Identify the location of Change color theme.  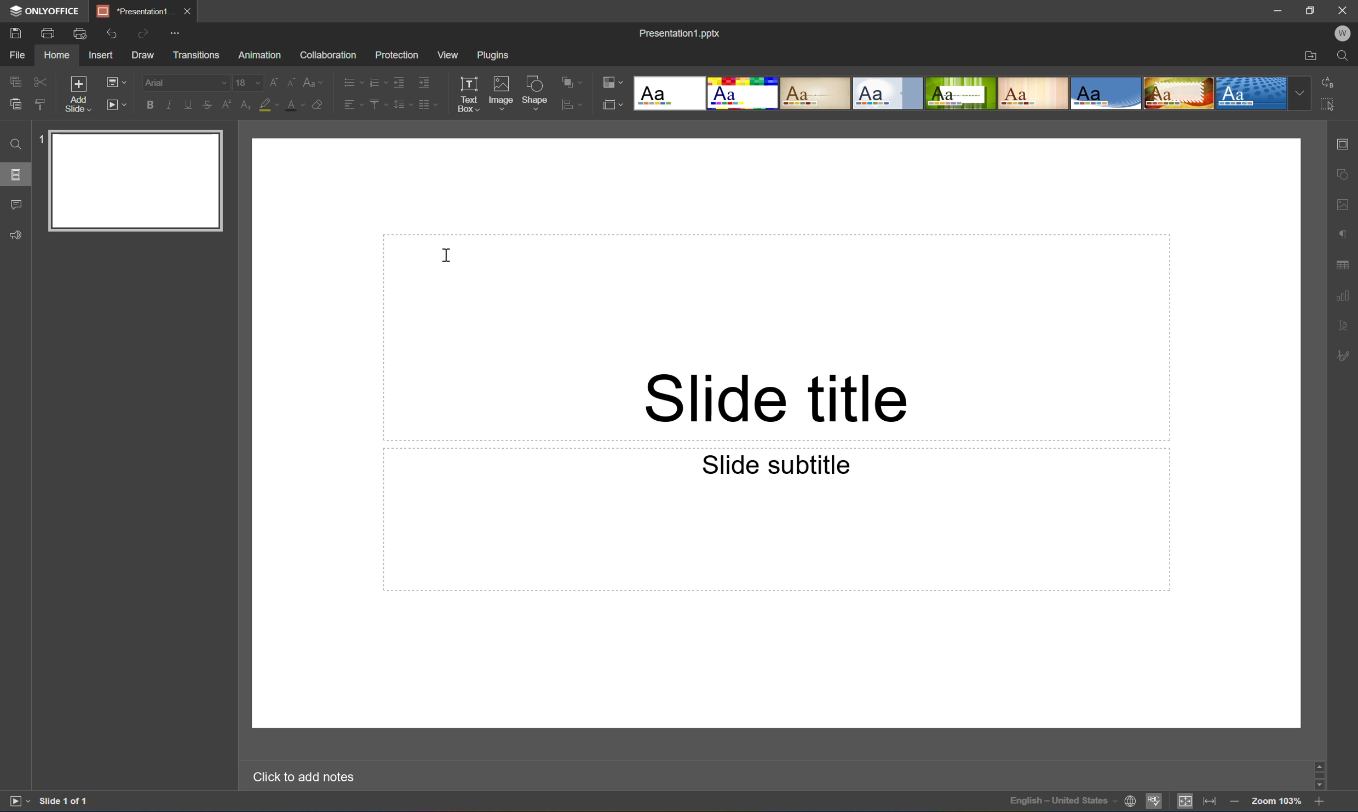
(611, 83).